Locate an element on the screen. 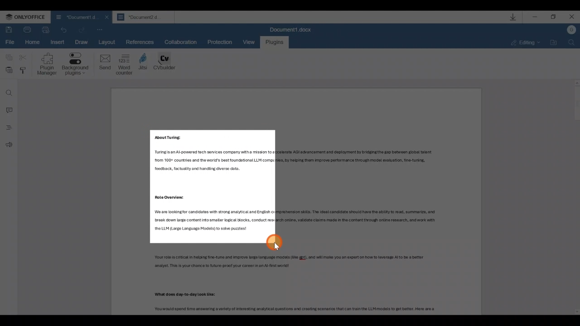  Save is located at coordinates (9, 29).